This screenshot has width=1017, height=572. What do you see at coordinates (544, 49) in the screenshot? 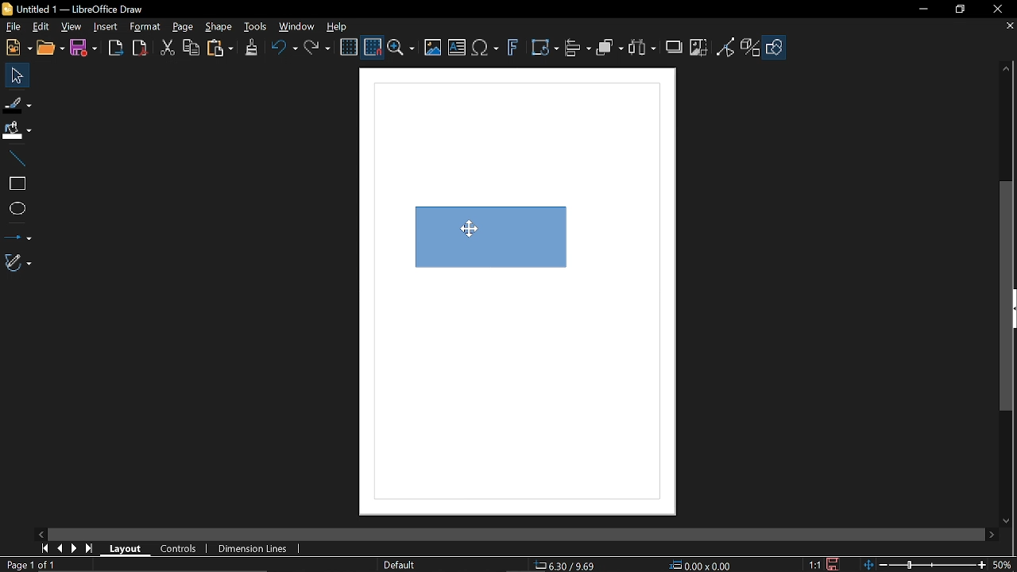
I see `Transformation` at bounding box center [544, 49].